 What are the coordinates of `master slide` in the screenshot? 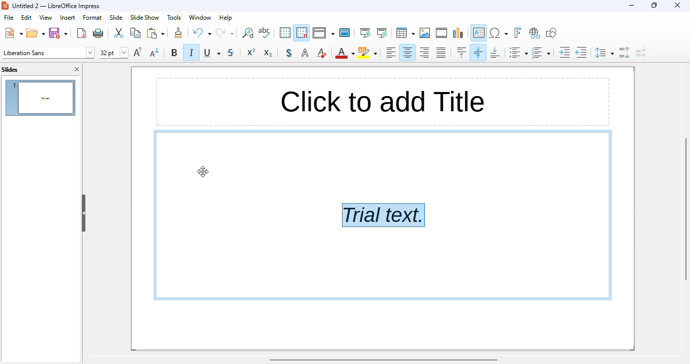 It's located at (344, 33).